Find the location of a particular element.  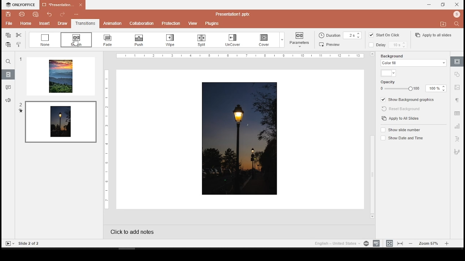

quick print is located at coordinates (34, 14).